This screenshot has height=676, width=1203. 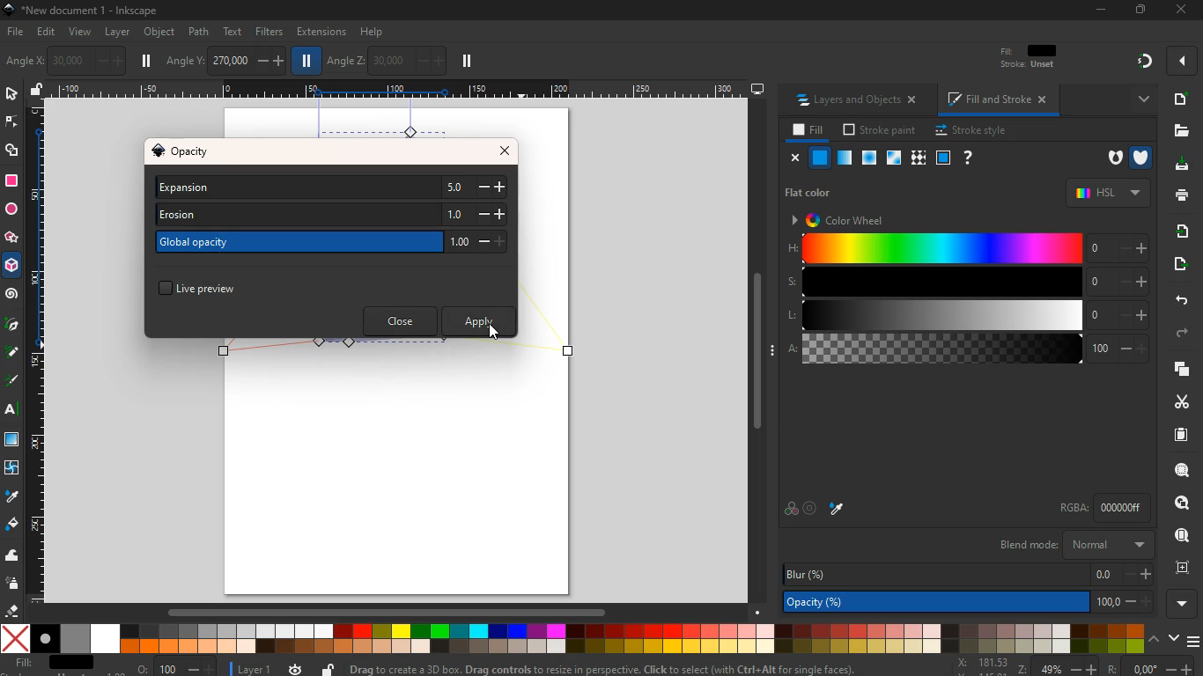 What do you see at coordinates (1173, 435) in the screenshot?
I see `paper` at bounding box center [1173, 435].